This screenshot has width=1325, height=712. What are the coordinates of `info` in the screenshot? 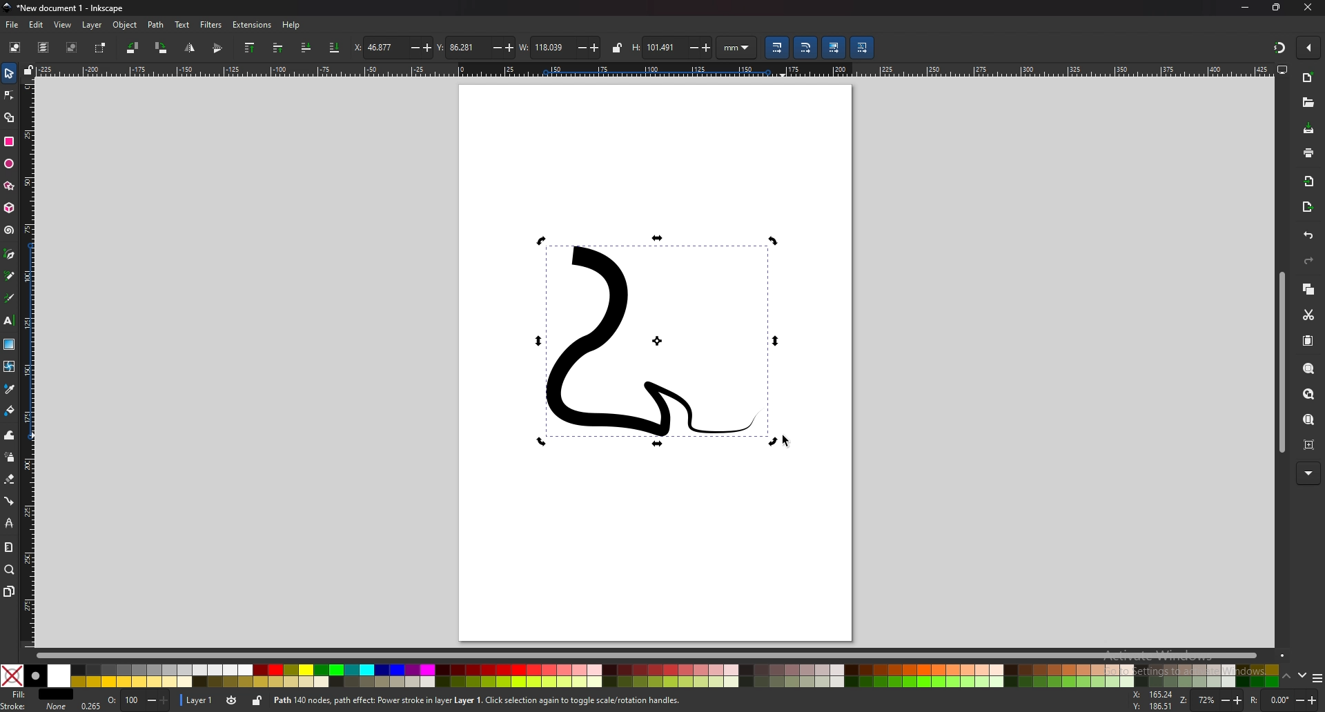 It's located at (476, 700).